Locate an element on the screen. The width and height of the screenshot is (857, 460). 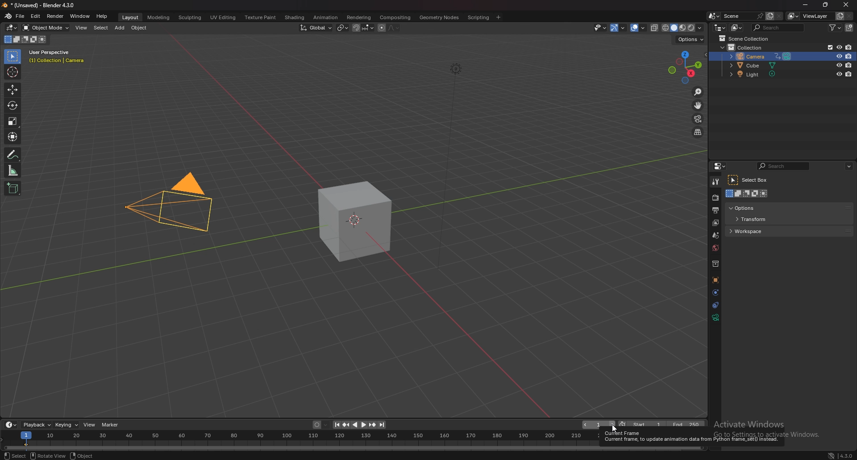
view is located at coordinates (89, 425).